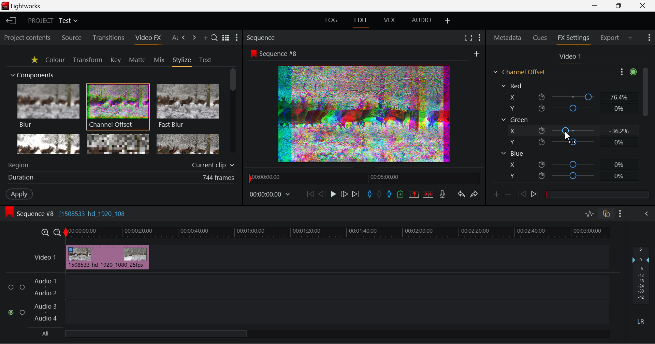 This screenshot has width=655, height=344. What do you see at coordinates (181, 61) in the screenshot?
I see `Stylize Tab Open` at bounding box center [181, 61].